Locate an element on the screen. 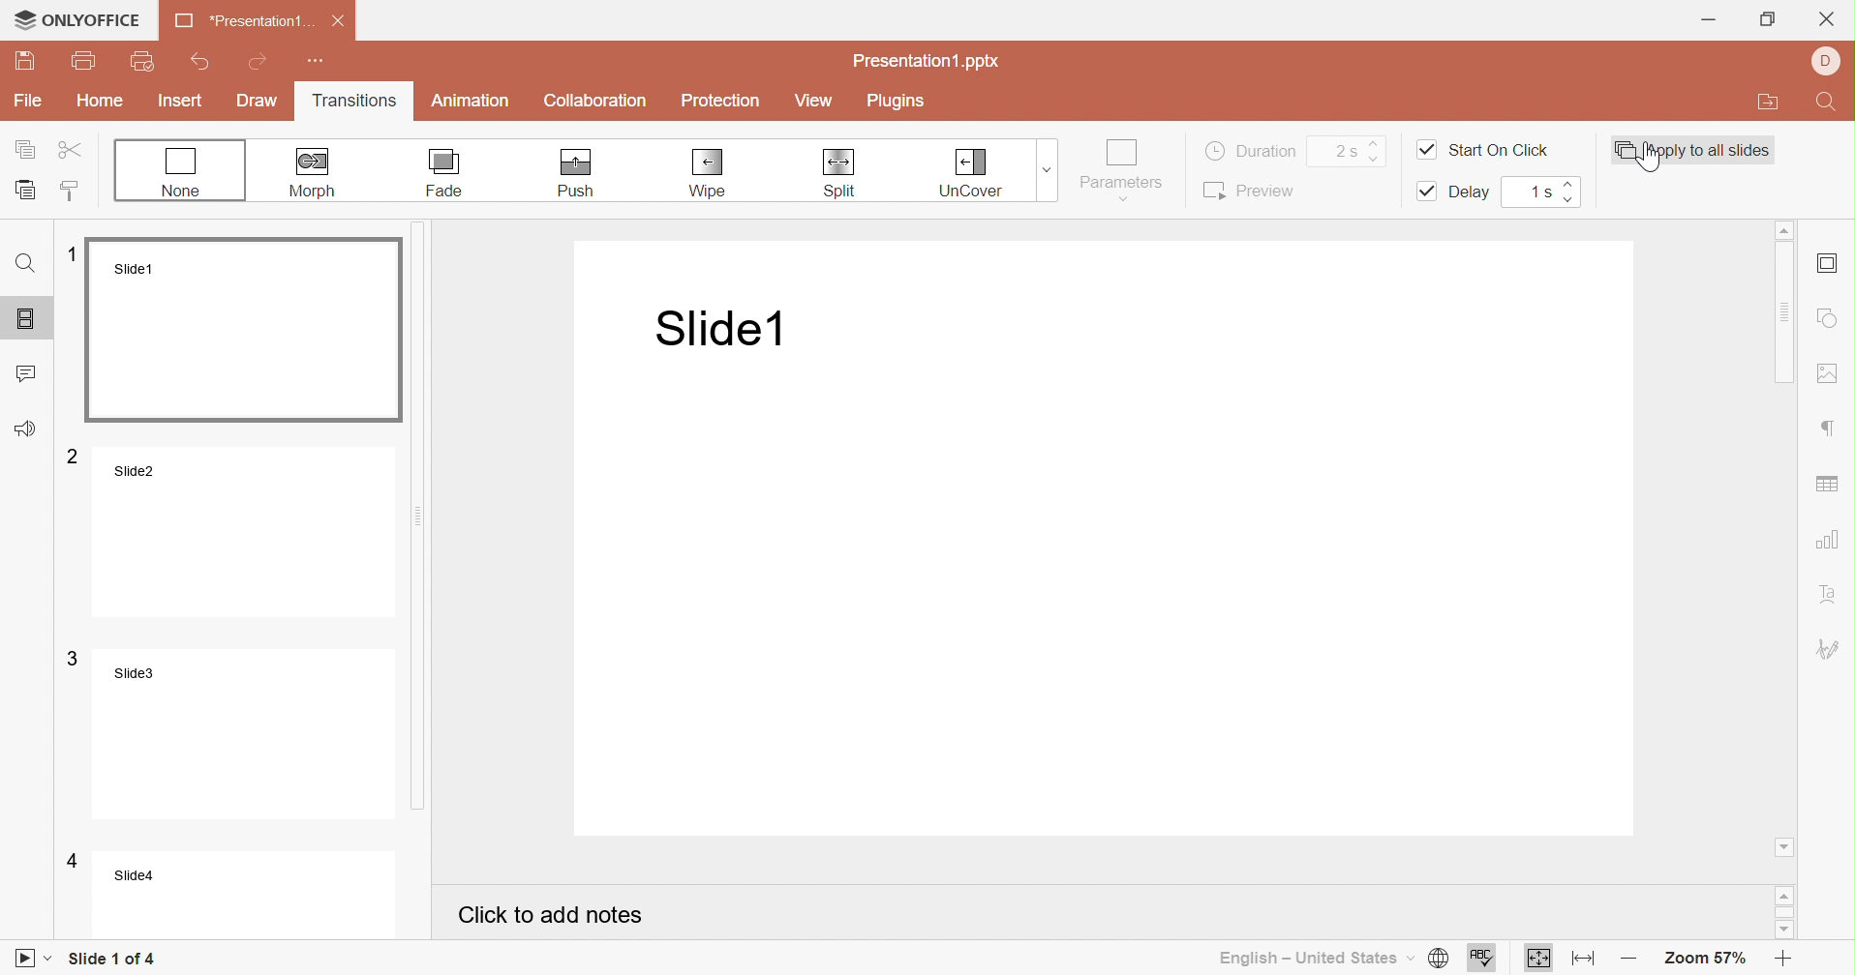  Scroll bar is located at coordinates (1786, 534).